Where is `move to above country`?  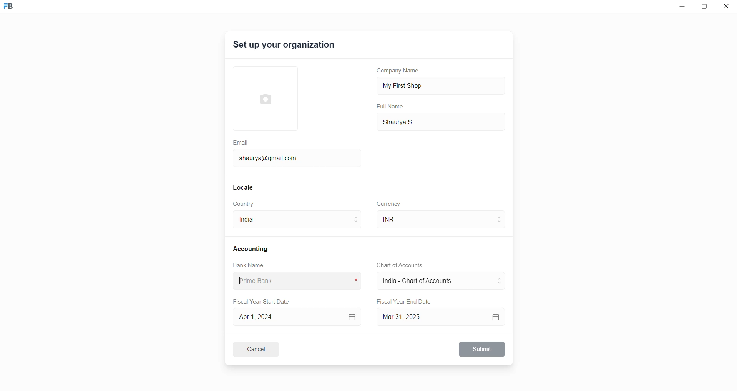
move to above country is located at coordinates (357, 217).